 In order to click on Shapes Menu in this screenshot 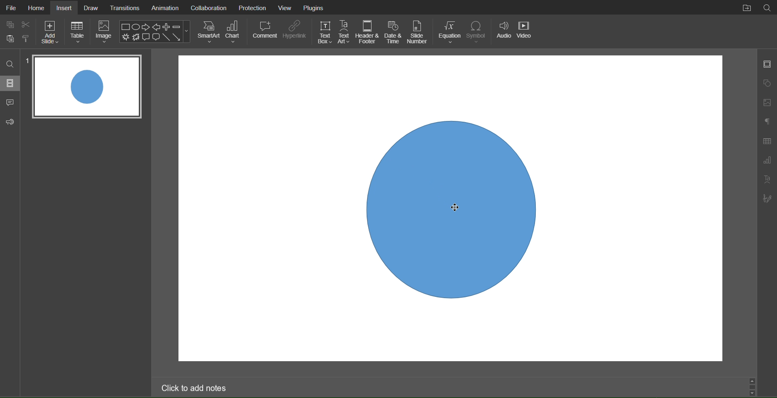, I will do `click(155, 32)`.